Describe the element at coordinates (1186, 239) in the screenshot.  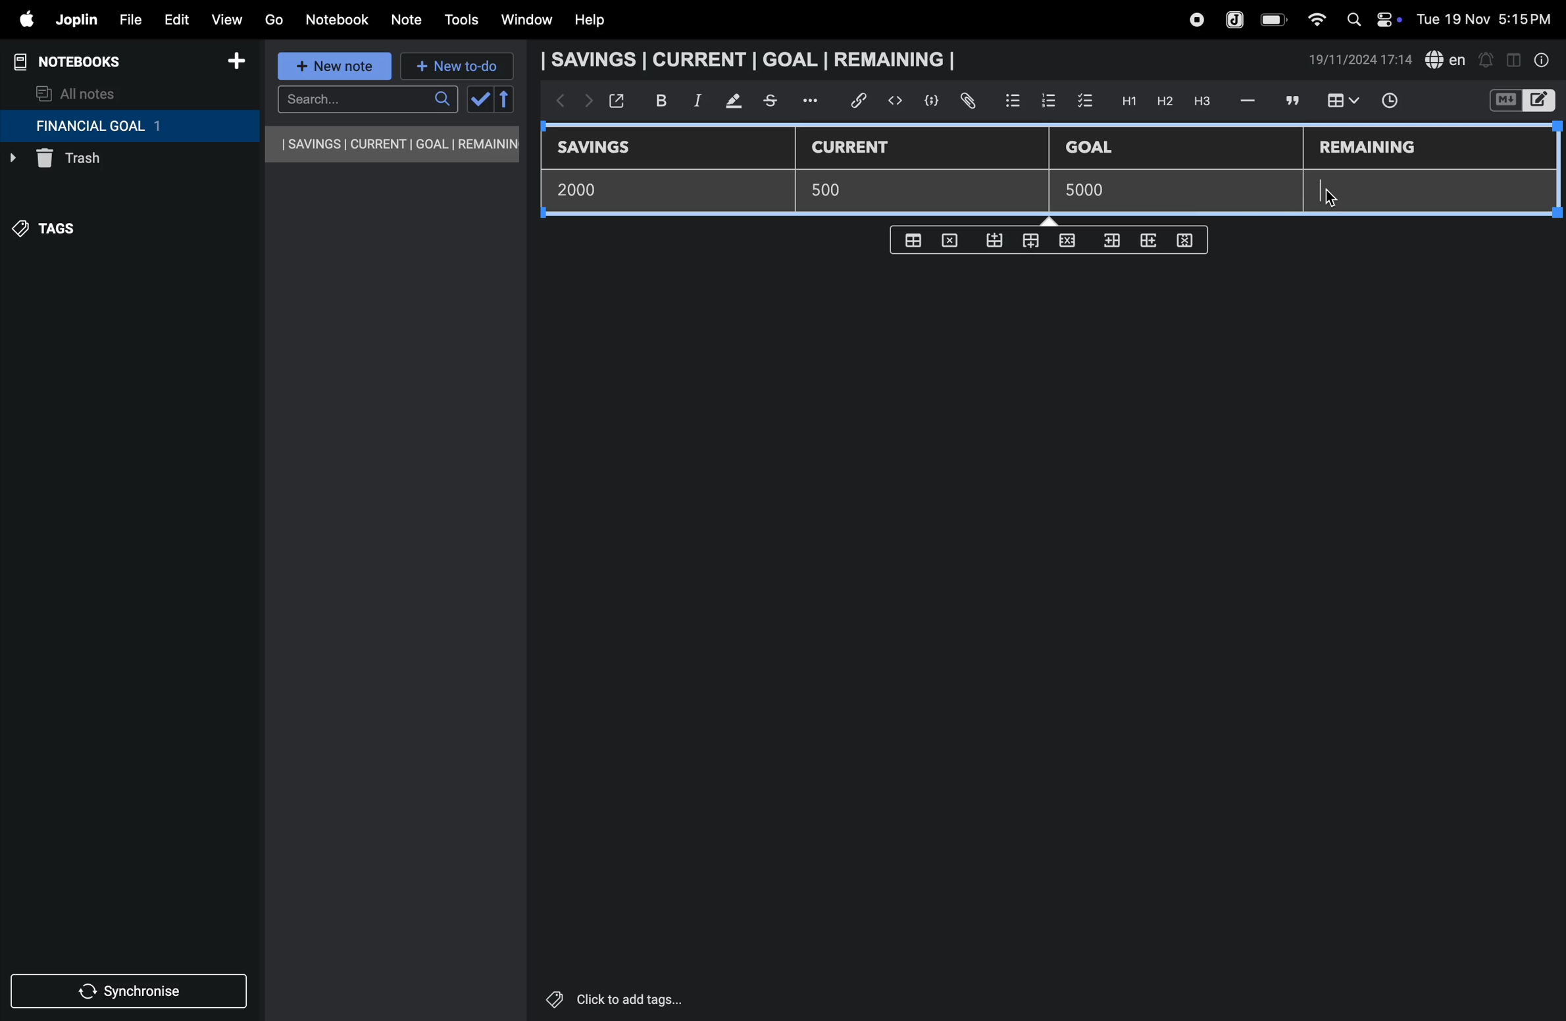
I see `delete rows` at that location.